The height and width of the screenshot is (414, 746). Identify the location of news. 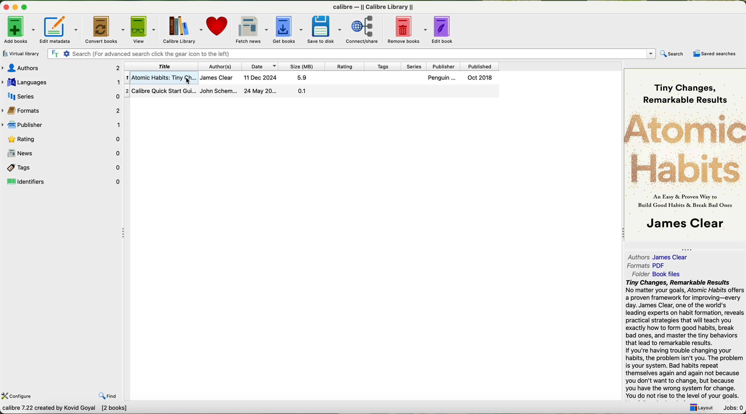
(63, 151).